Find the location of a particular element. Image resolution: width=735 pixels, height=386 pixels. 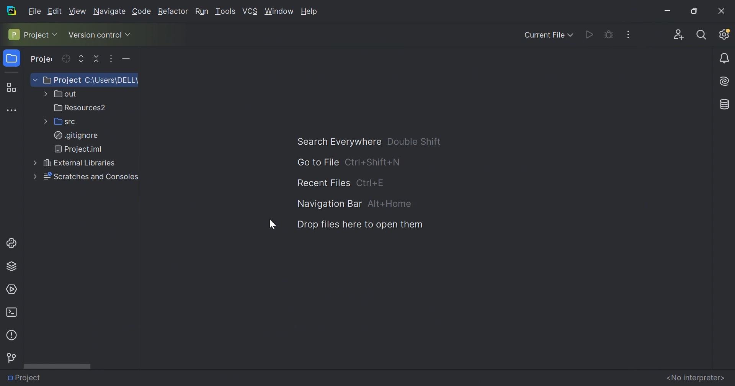

Database is located at coordinates (725, 103).